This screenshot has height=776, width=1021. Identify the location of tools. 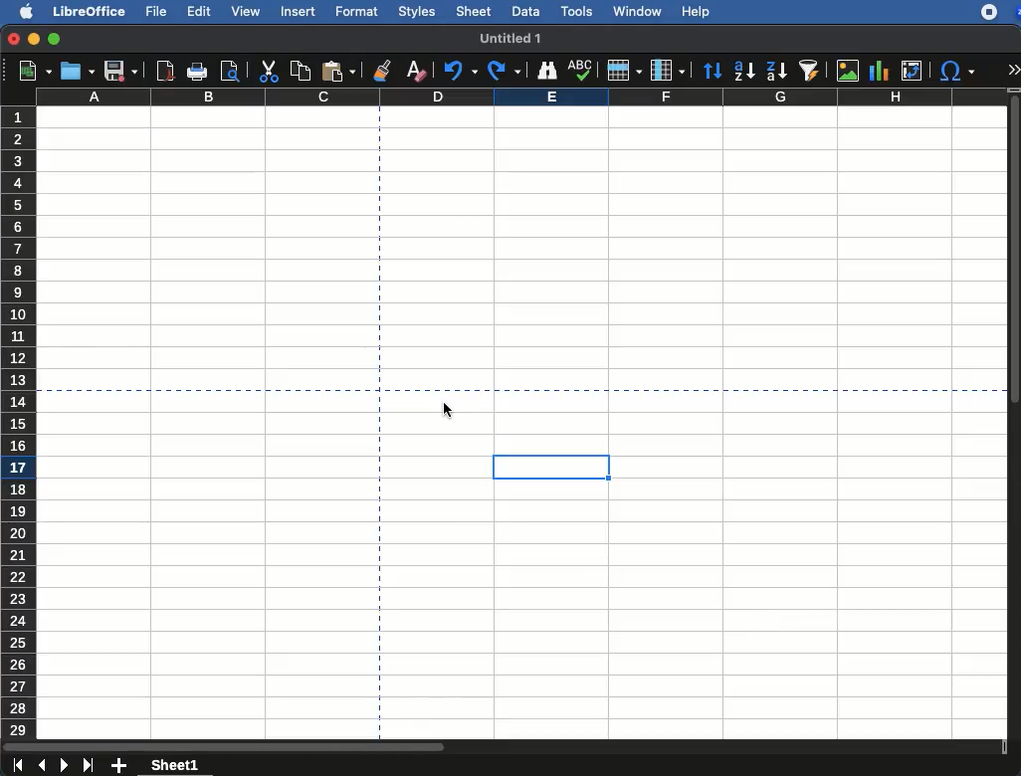
(577, 13).